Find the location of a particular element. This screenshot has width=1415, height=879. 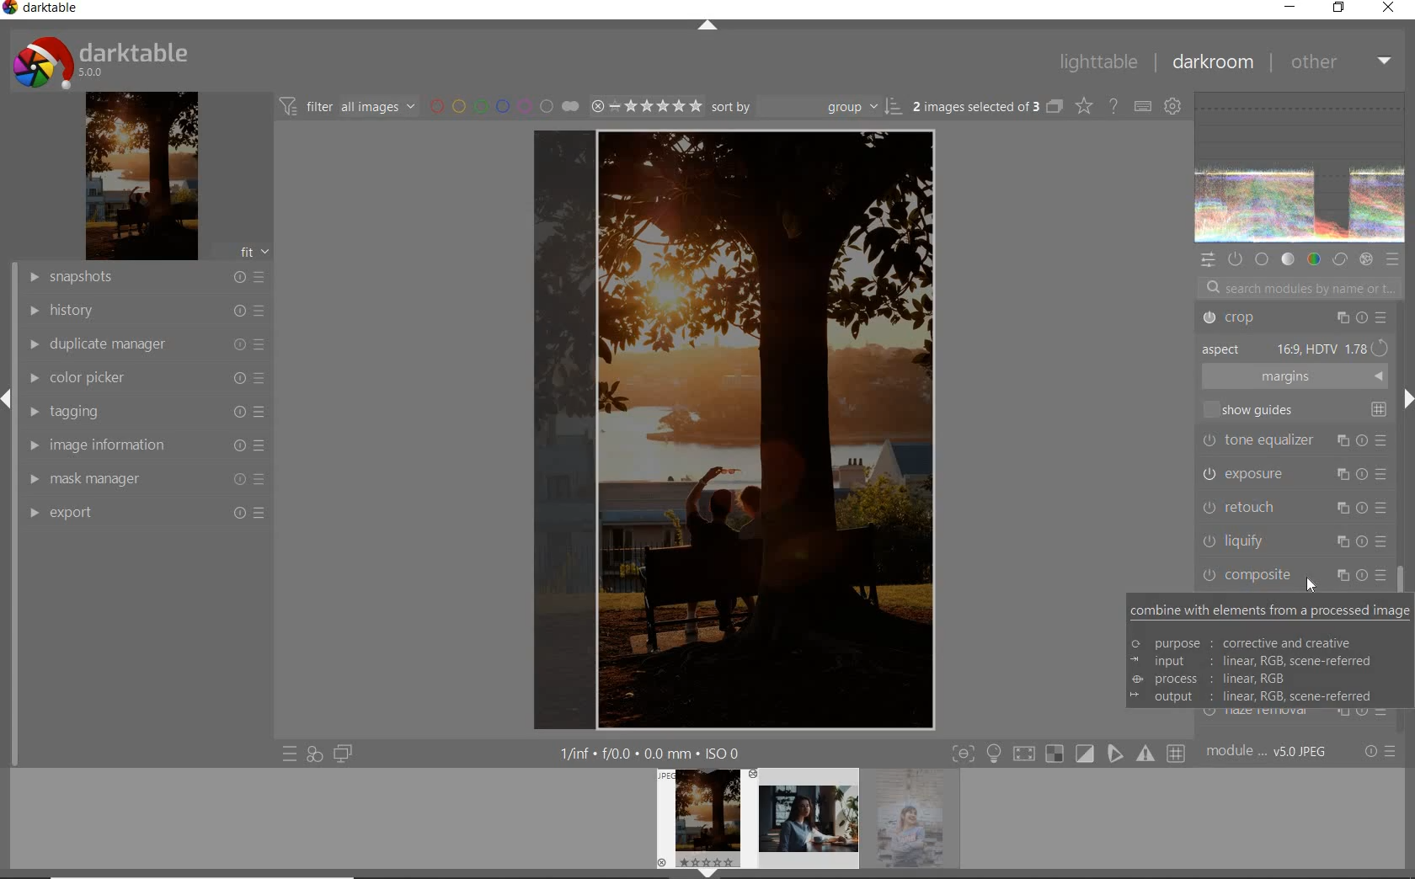

image preview is located at coordinates (917, 823).